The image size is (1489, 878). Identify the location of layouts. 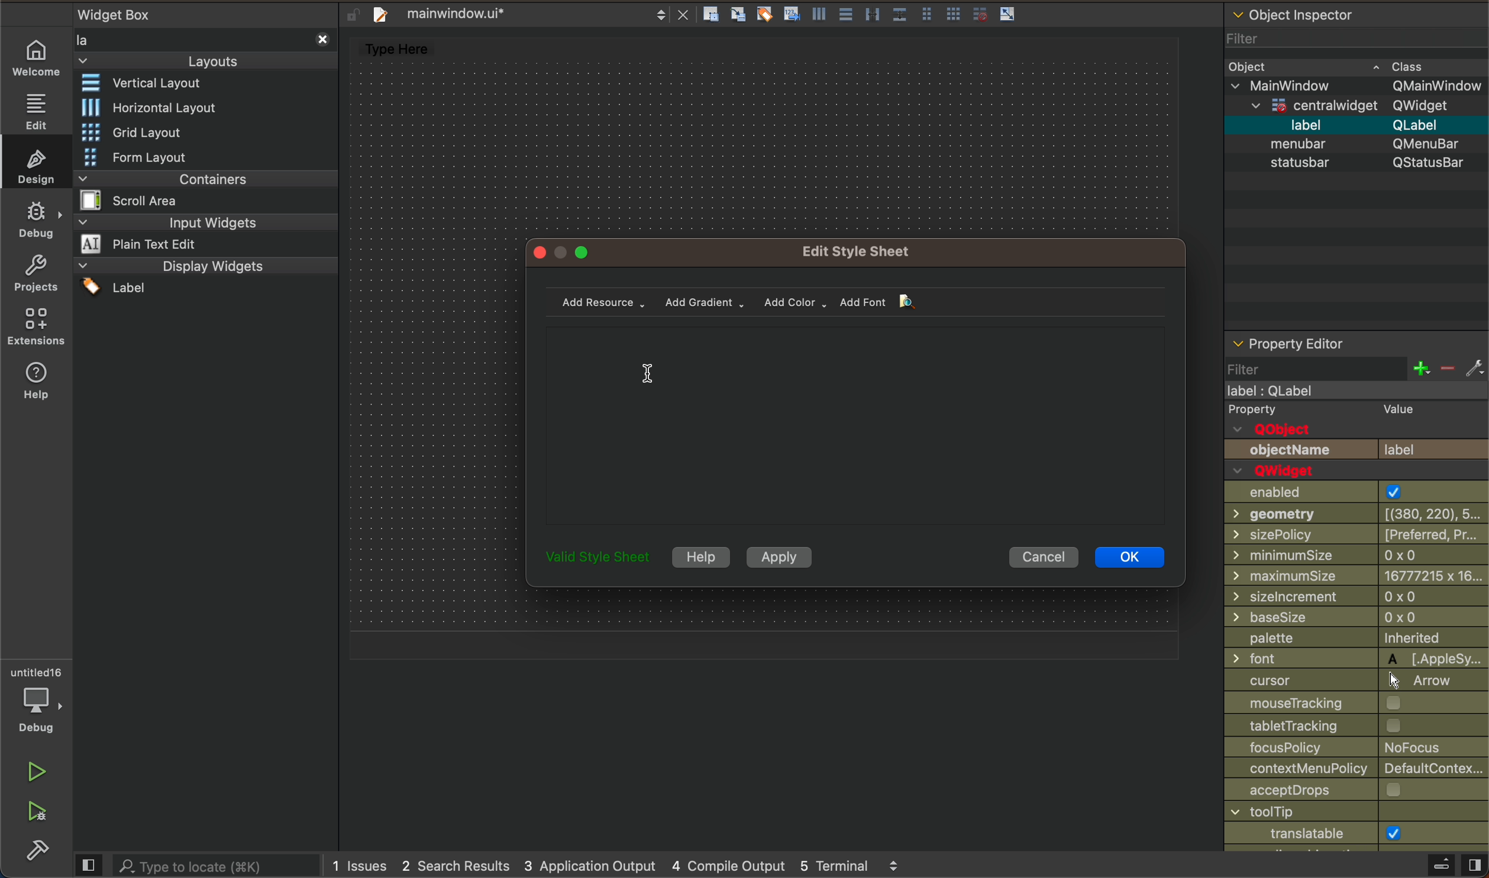
(211, 49).